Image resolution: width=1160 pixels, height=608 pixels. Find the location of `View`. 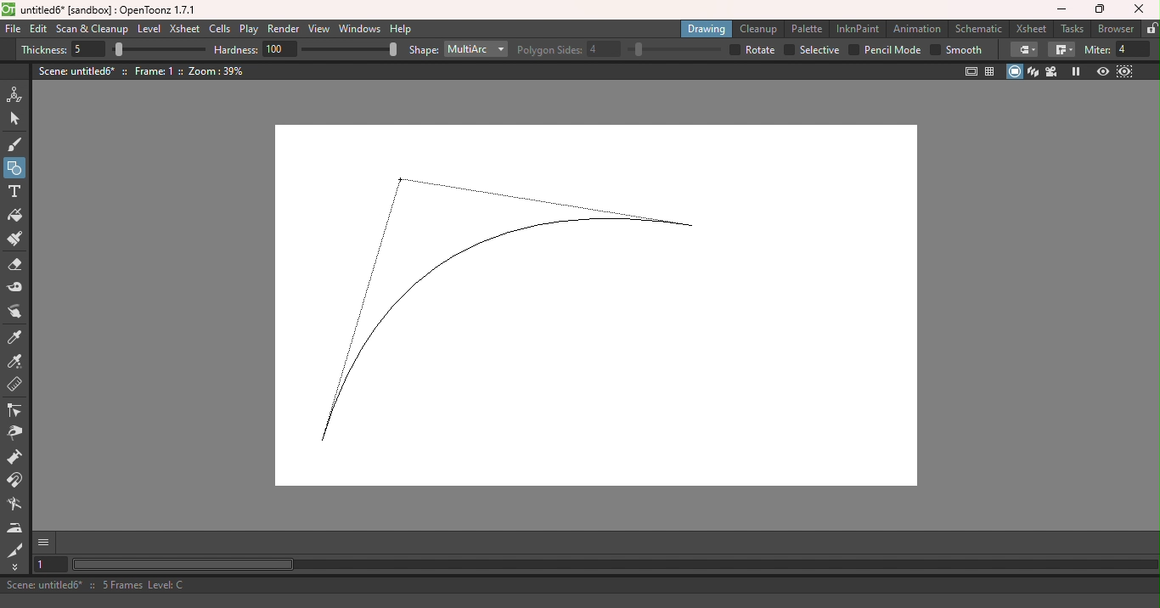

View is located at coordinates (319, 29).